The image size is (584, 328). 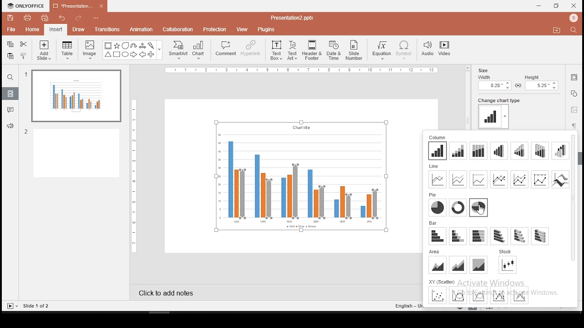 What do you see at coordinates (574, 125) in the screenshot?
I see `paragraph settings` at bounding box center [574, 125].